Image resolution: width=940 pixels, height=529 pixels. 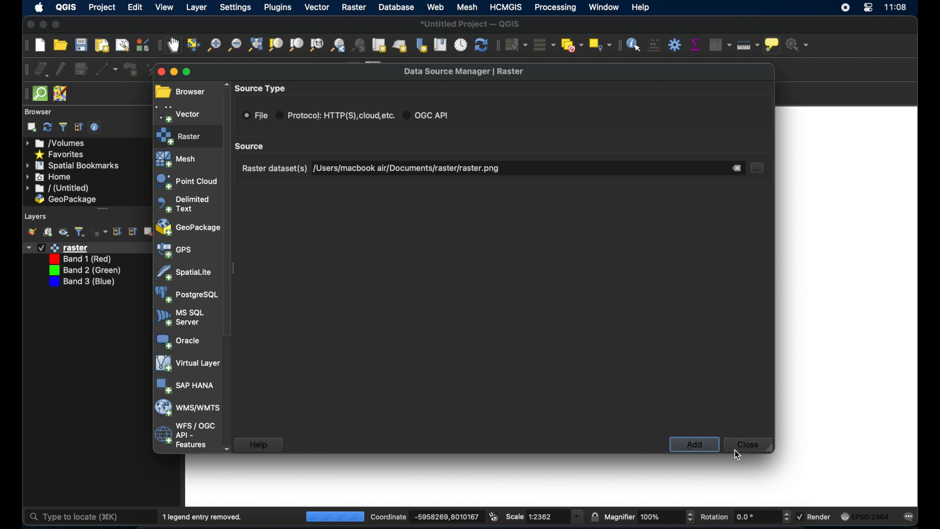 I want to click on 1 legend entry removed, so click(x=205, y=516).